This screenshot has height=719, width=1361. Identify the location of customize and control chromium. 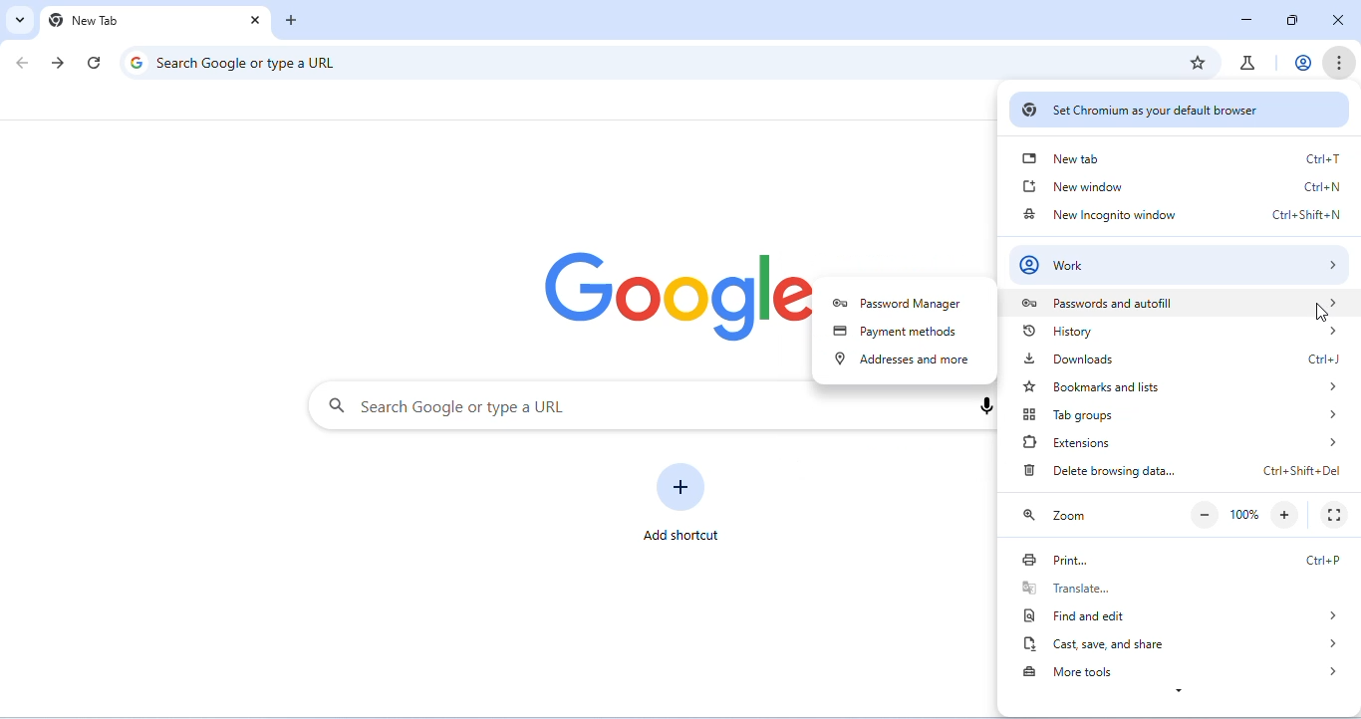
(1340, 64).